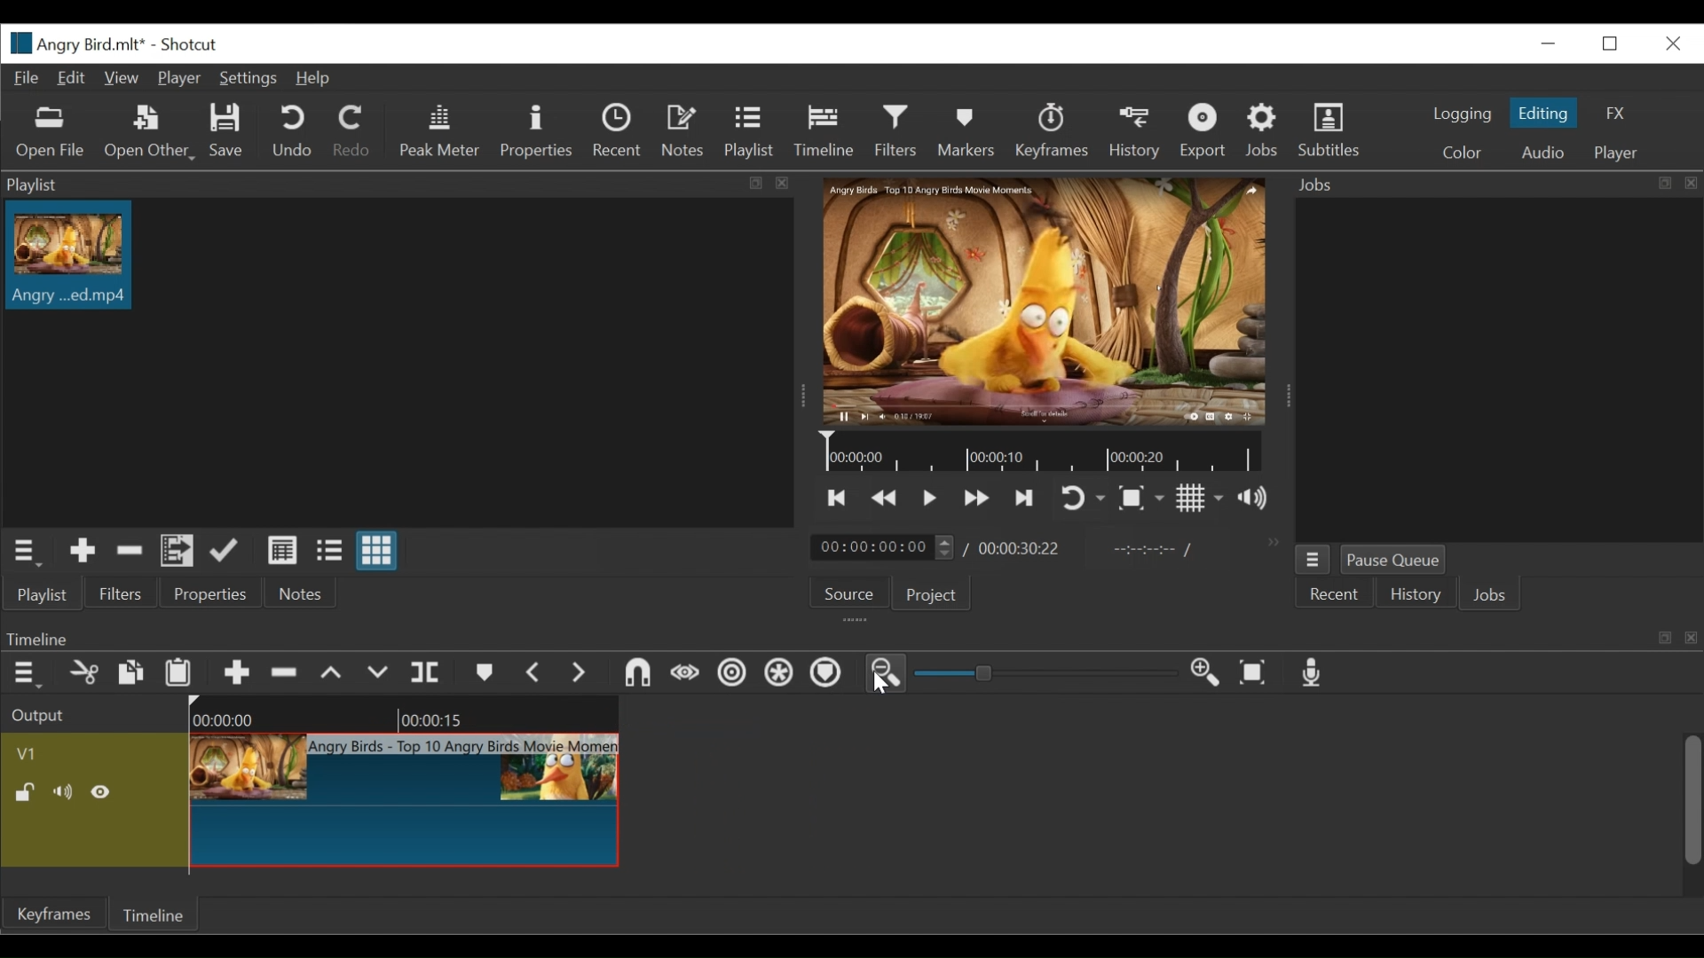 This screenshot has width=1704, height=958. I want to click on Source, so click(848, 593).